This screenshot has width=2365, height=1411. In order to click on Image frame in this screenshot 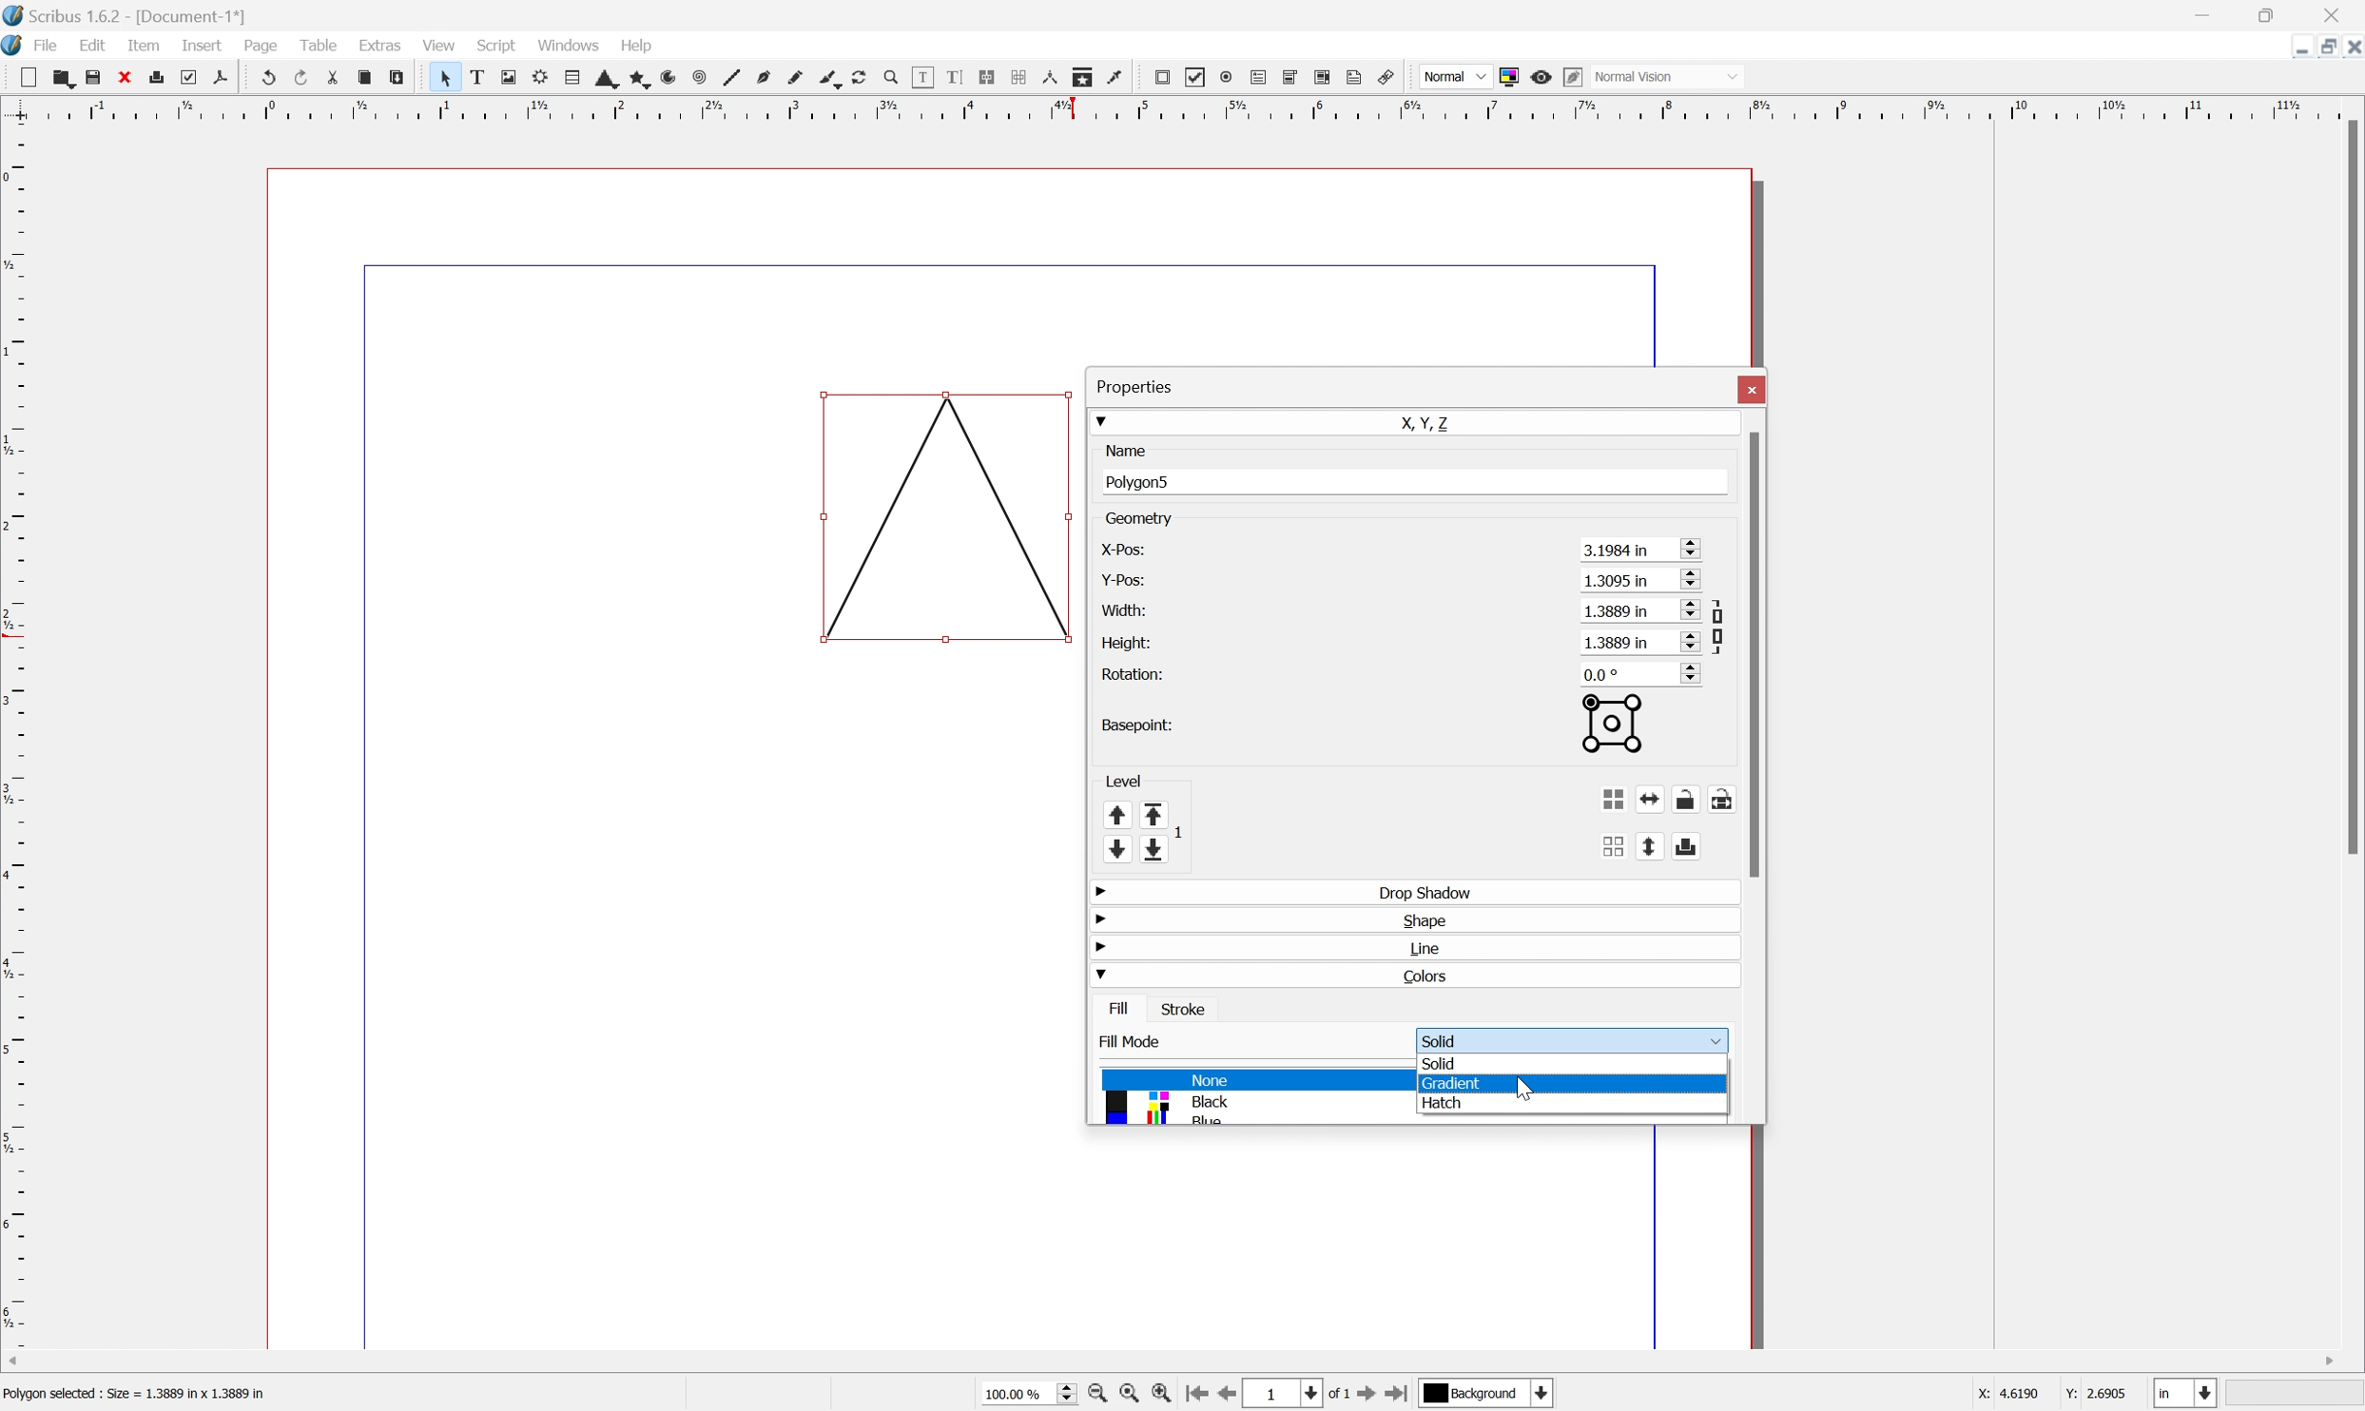, I will do `click(509, 76)`.